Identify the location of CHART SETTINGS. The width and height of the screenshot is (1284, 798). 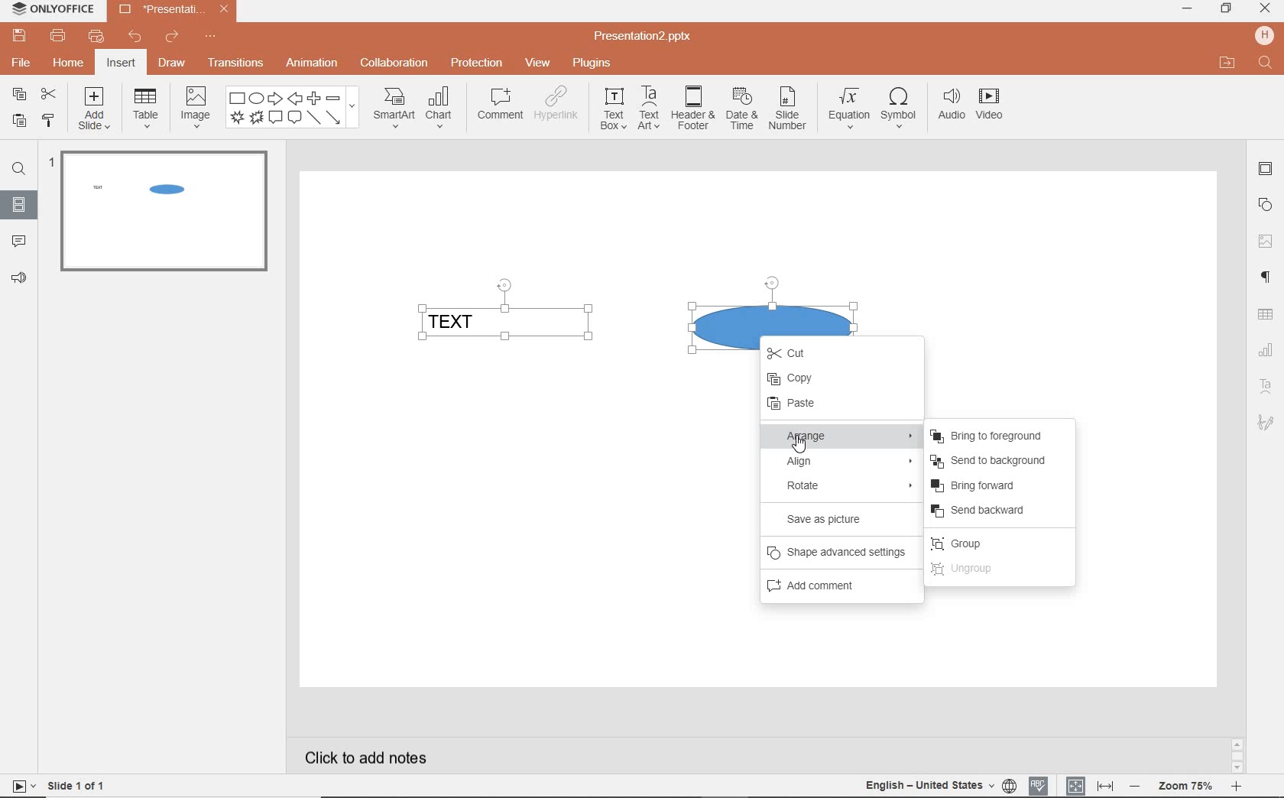
(1266, 351).